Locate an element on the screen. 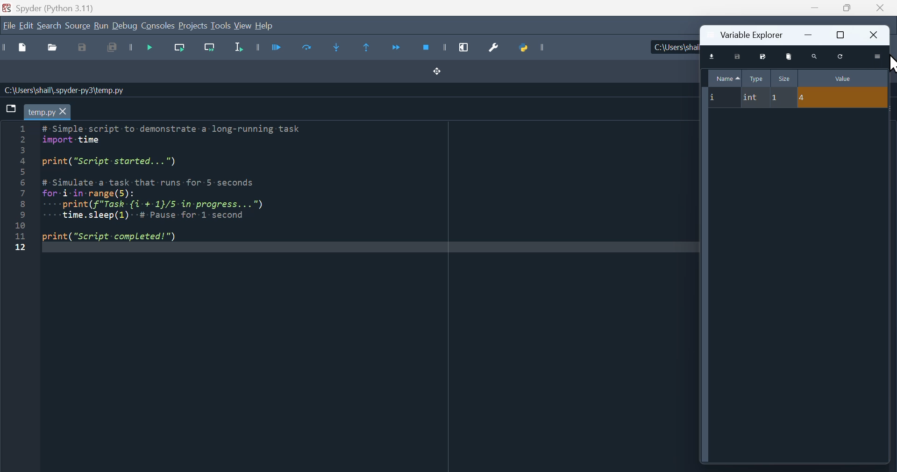 The width and height of the screenshot is (897, 472). Search is located at coordinates (50, 27).